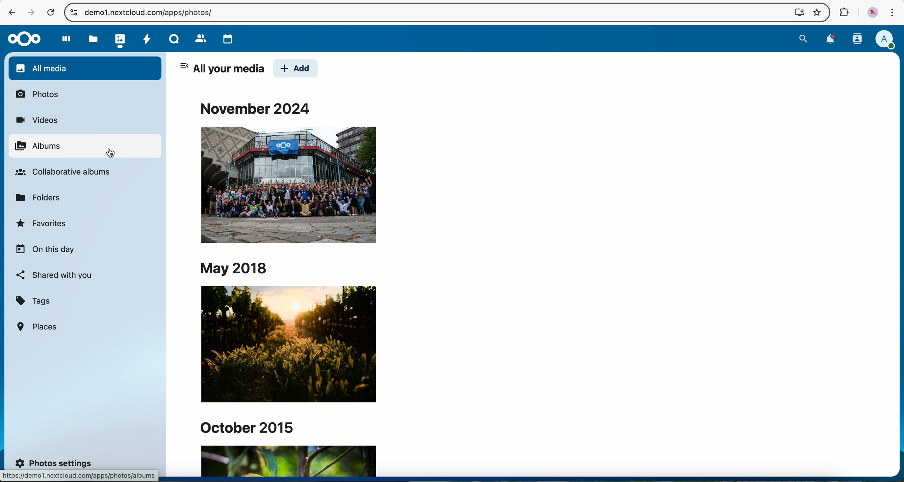 This screenshot has height=482, width=904. Describe the element at coordinates (33, 301) in the screenshot. I see `tags` at that location.